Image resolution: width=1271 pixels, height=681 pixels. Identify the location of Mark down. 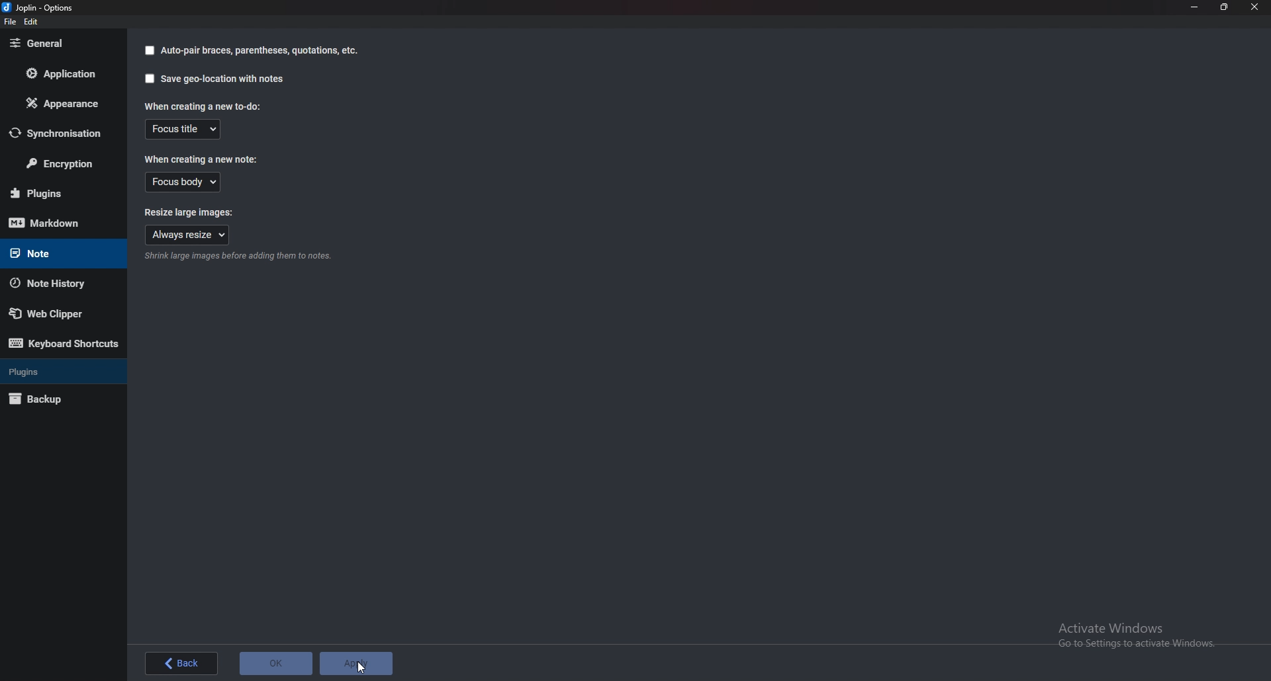
(62, 222).